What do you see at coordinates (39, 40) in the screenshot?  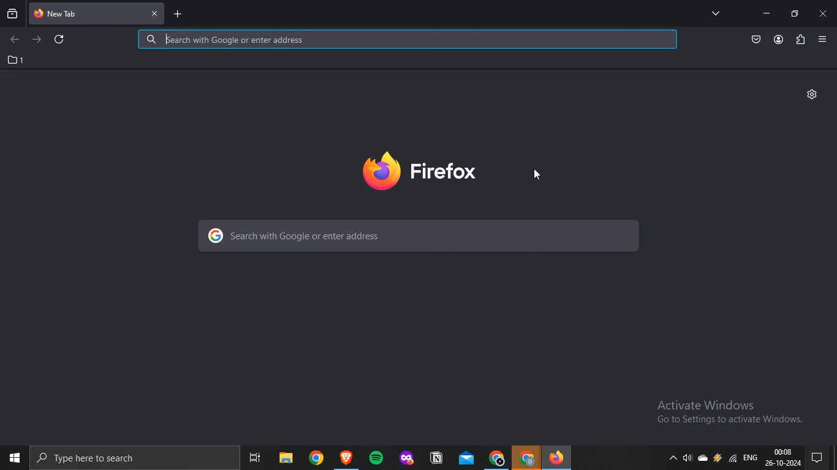 I see `forward` at bounding box center [39, 40].